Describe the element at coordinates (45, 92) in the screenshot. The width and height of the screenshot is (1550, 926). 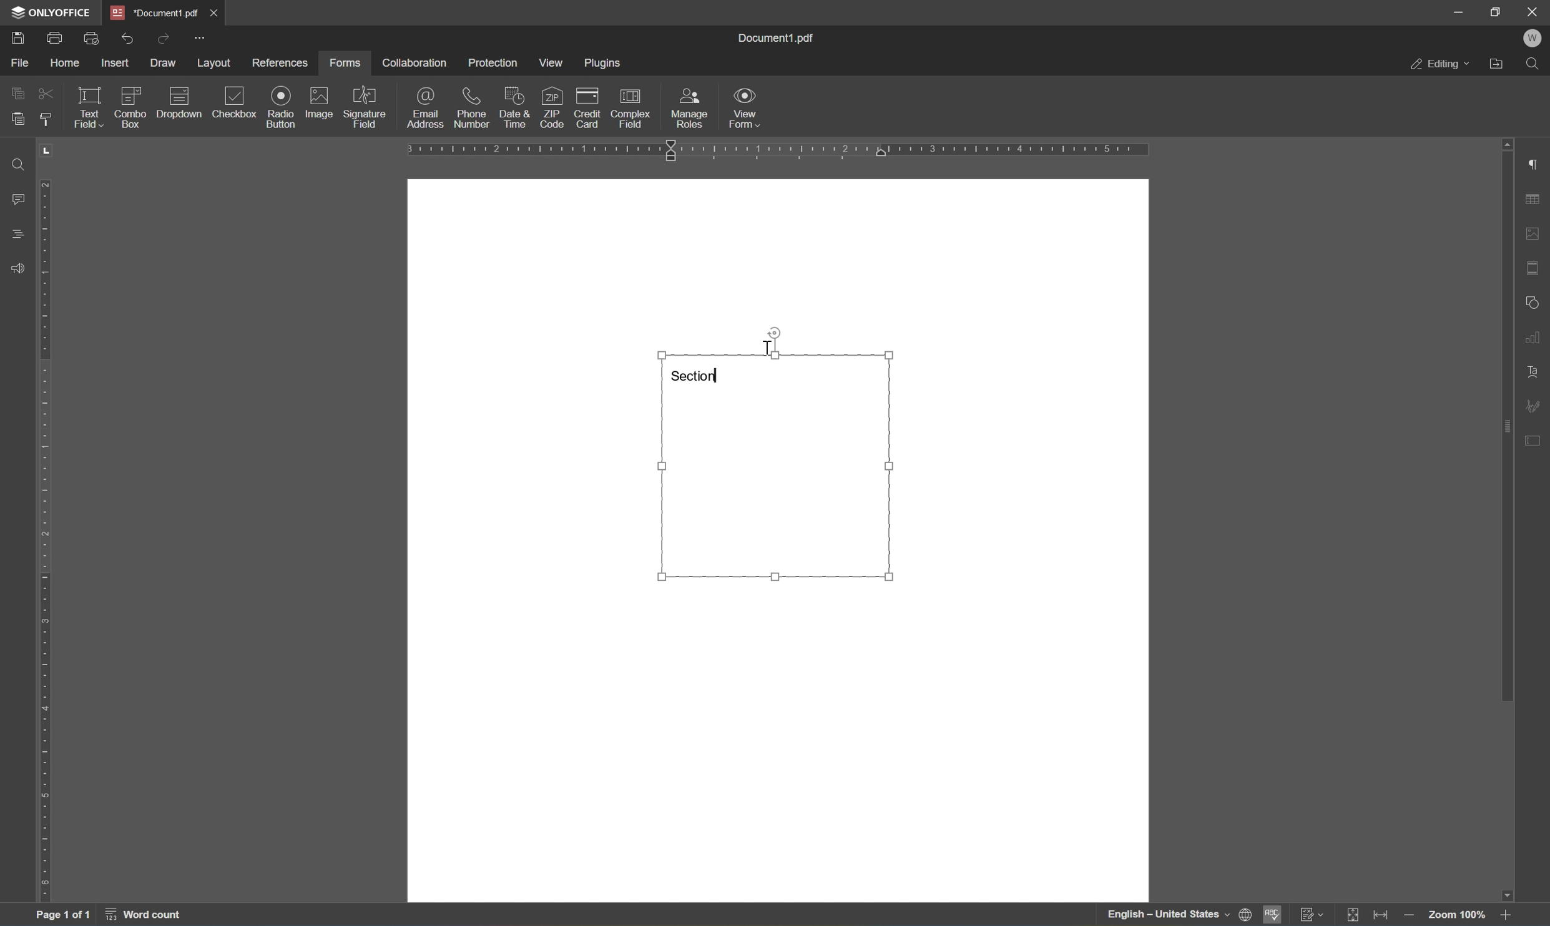
I see `cut` at that location.